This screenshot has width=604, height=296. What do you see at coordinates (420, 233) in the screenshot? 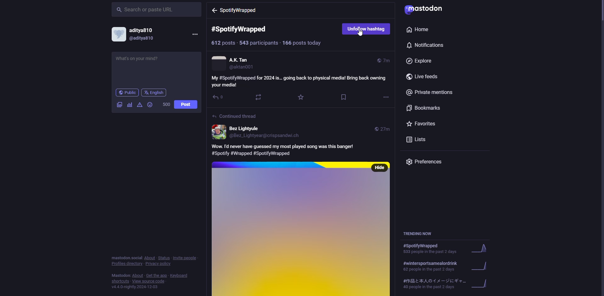
I see `trending ` at bounding box center [420, 233].